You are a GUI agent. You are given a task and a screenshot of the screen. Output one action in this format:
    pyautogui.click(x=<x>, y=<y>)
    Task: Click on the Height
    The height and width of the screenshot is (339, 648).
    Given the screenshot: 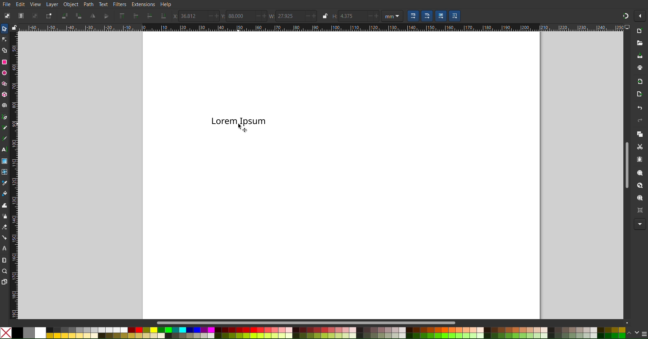 What is the action you would take?
    pyautogui.click(x=334, y=16)
    